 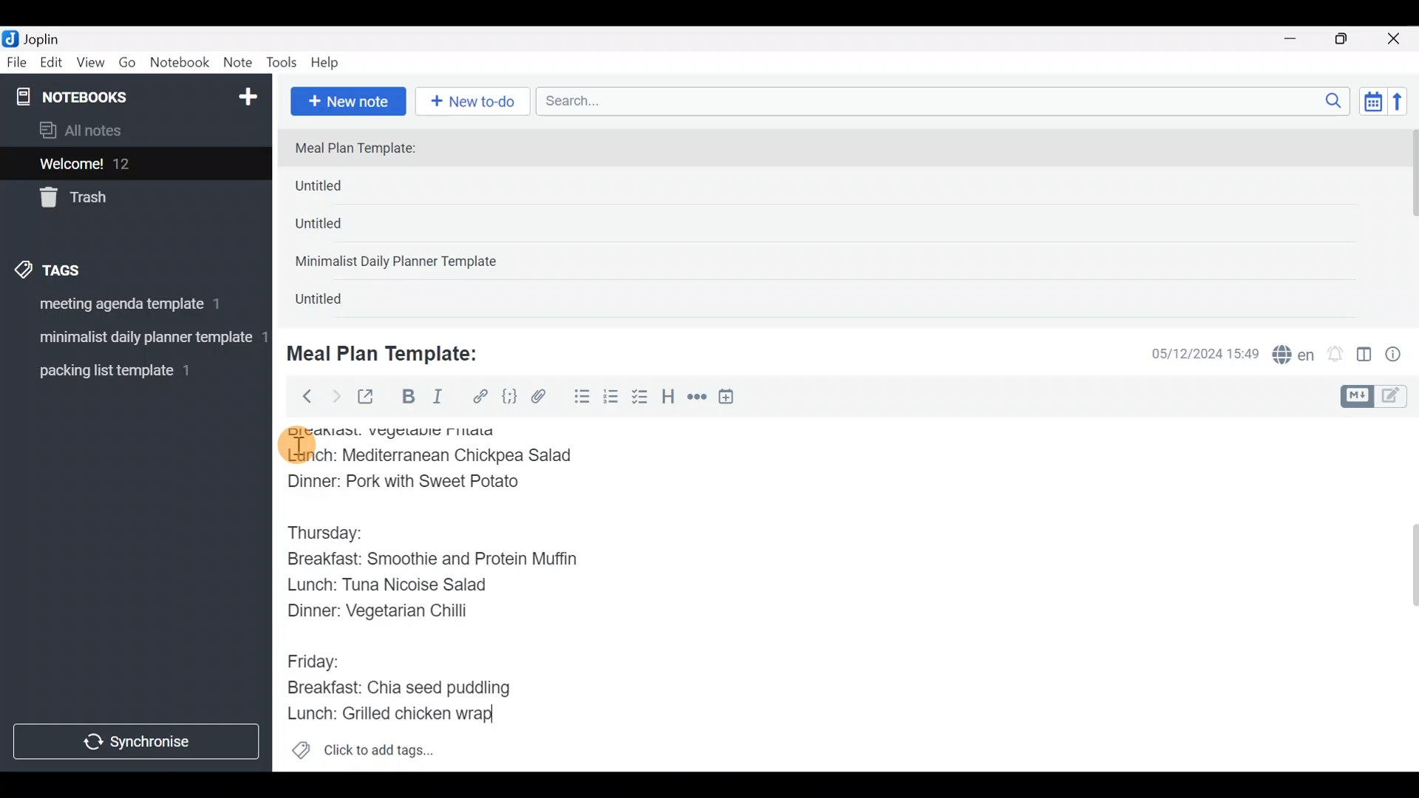 I want to click on Friday:, so click(x=318, y=657).